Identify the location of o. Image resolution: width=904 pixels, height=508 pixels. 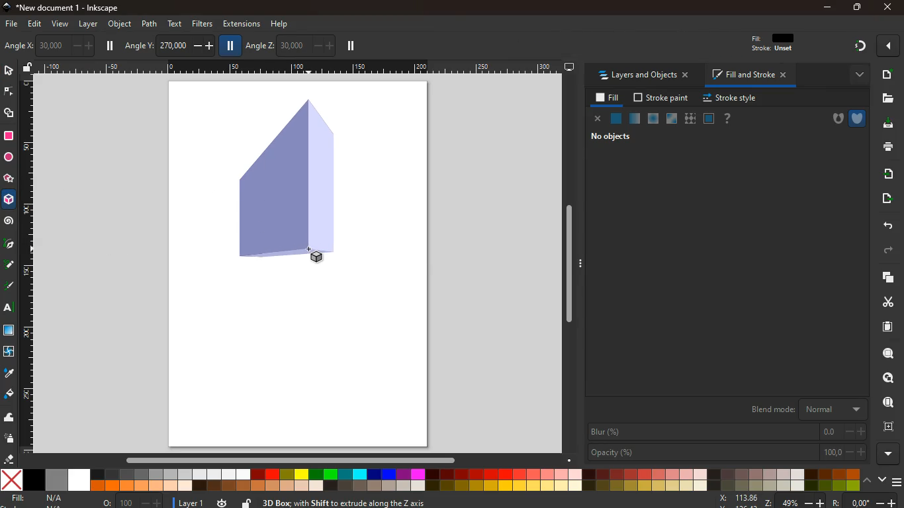
(130, 501).